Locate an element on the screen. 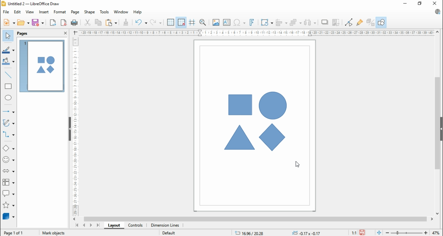 The height and width of the screenshot is (236, 443). help is located at coordinates (137, 12).